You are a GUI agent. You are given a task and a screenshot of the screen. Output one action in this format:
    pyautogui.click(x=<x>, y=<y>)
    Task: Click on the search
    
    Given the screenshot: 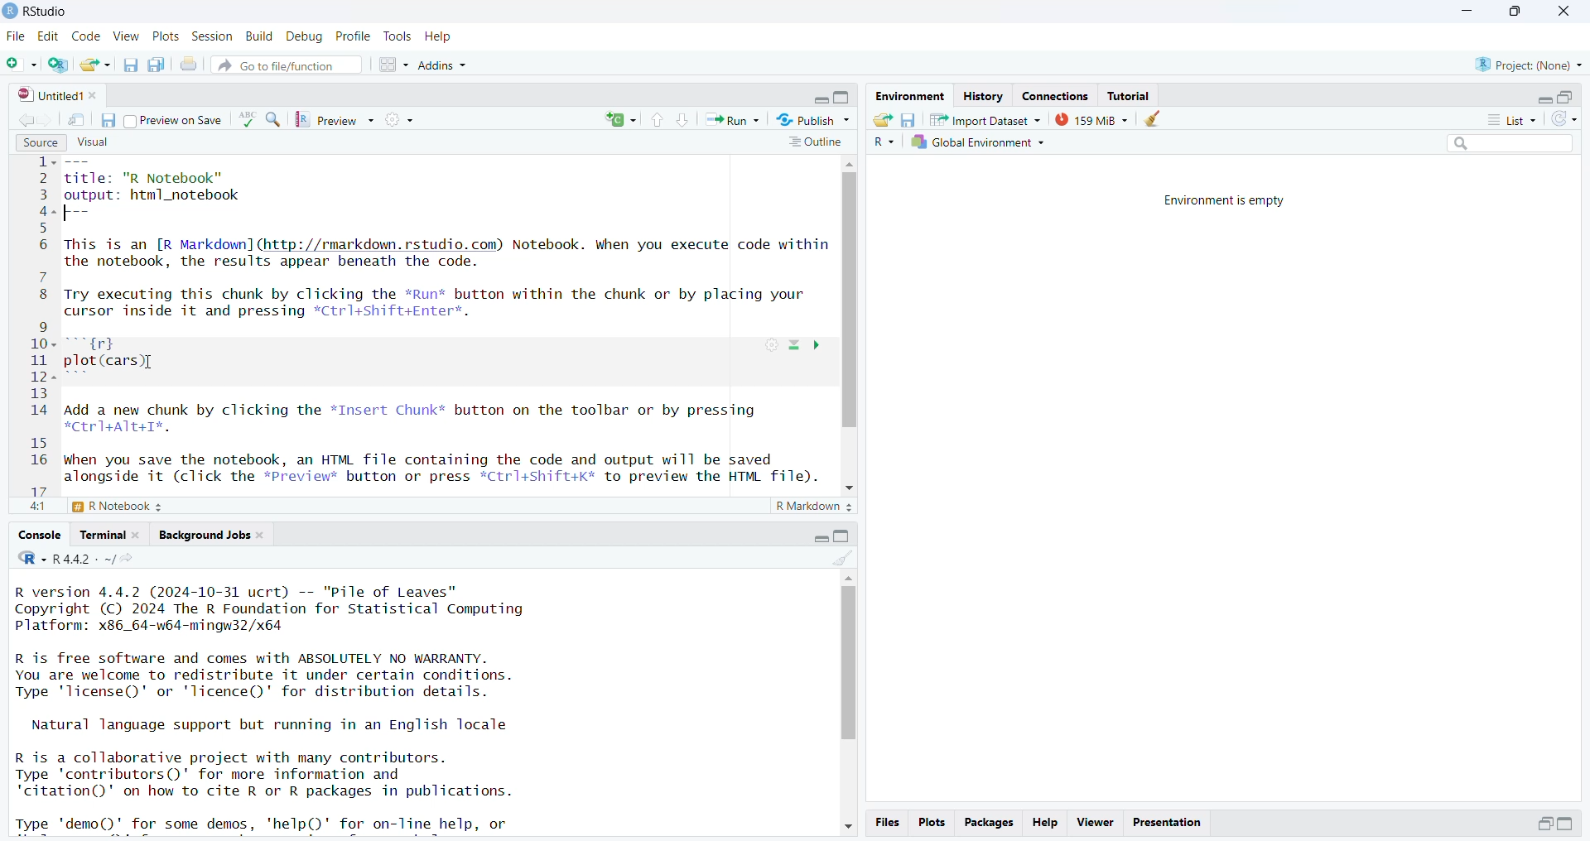 What is the action you would take?
    pyautogui.click(x=1504, y=146)
    